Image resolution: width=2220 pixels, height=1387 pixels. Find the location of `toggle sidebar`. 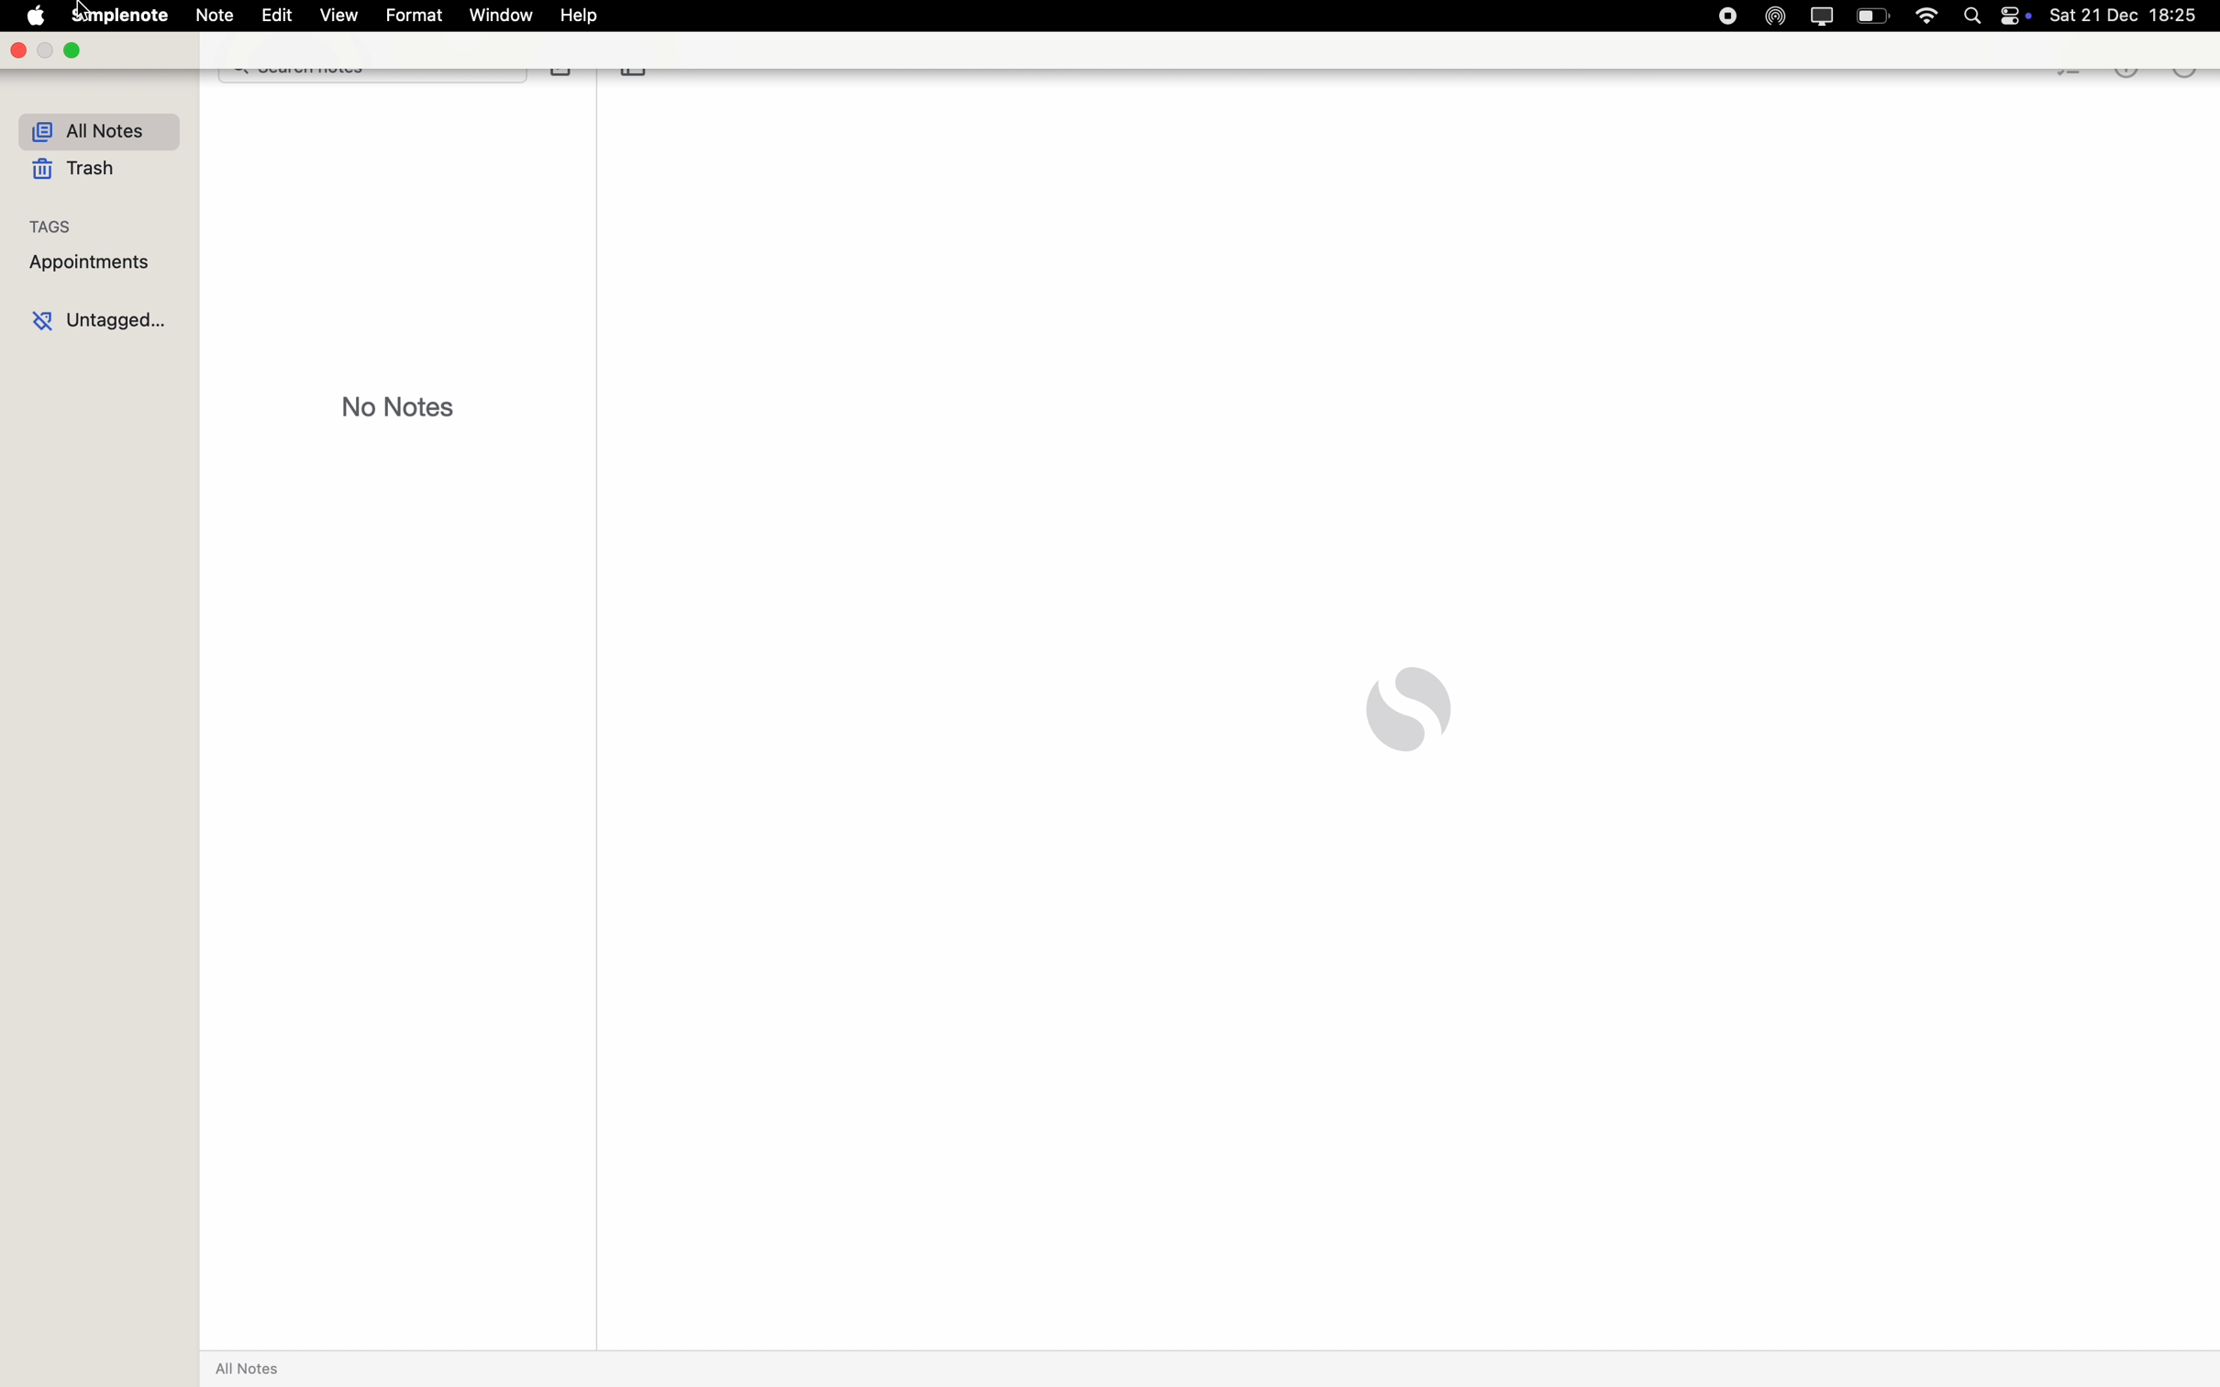

toggle sidebar is located at coordinates (638, 79).